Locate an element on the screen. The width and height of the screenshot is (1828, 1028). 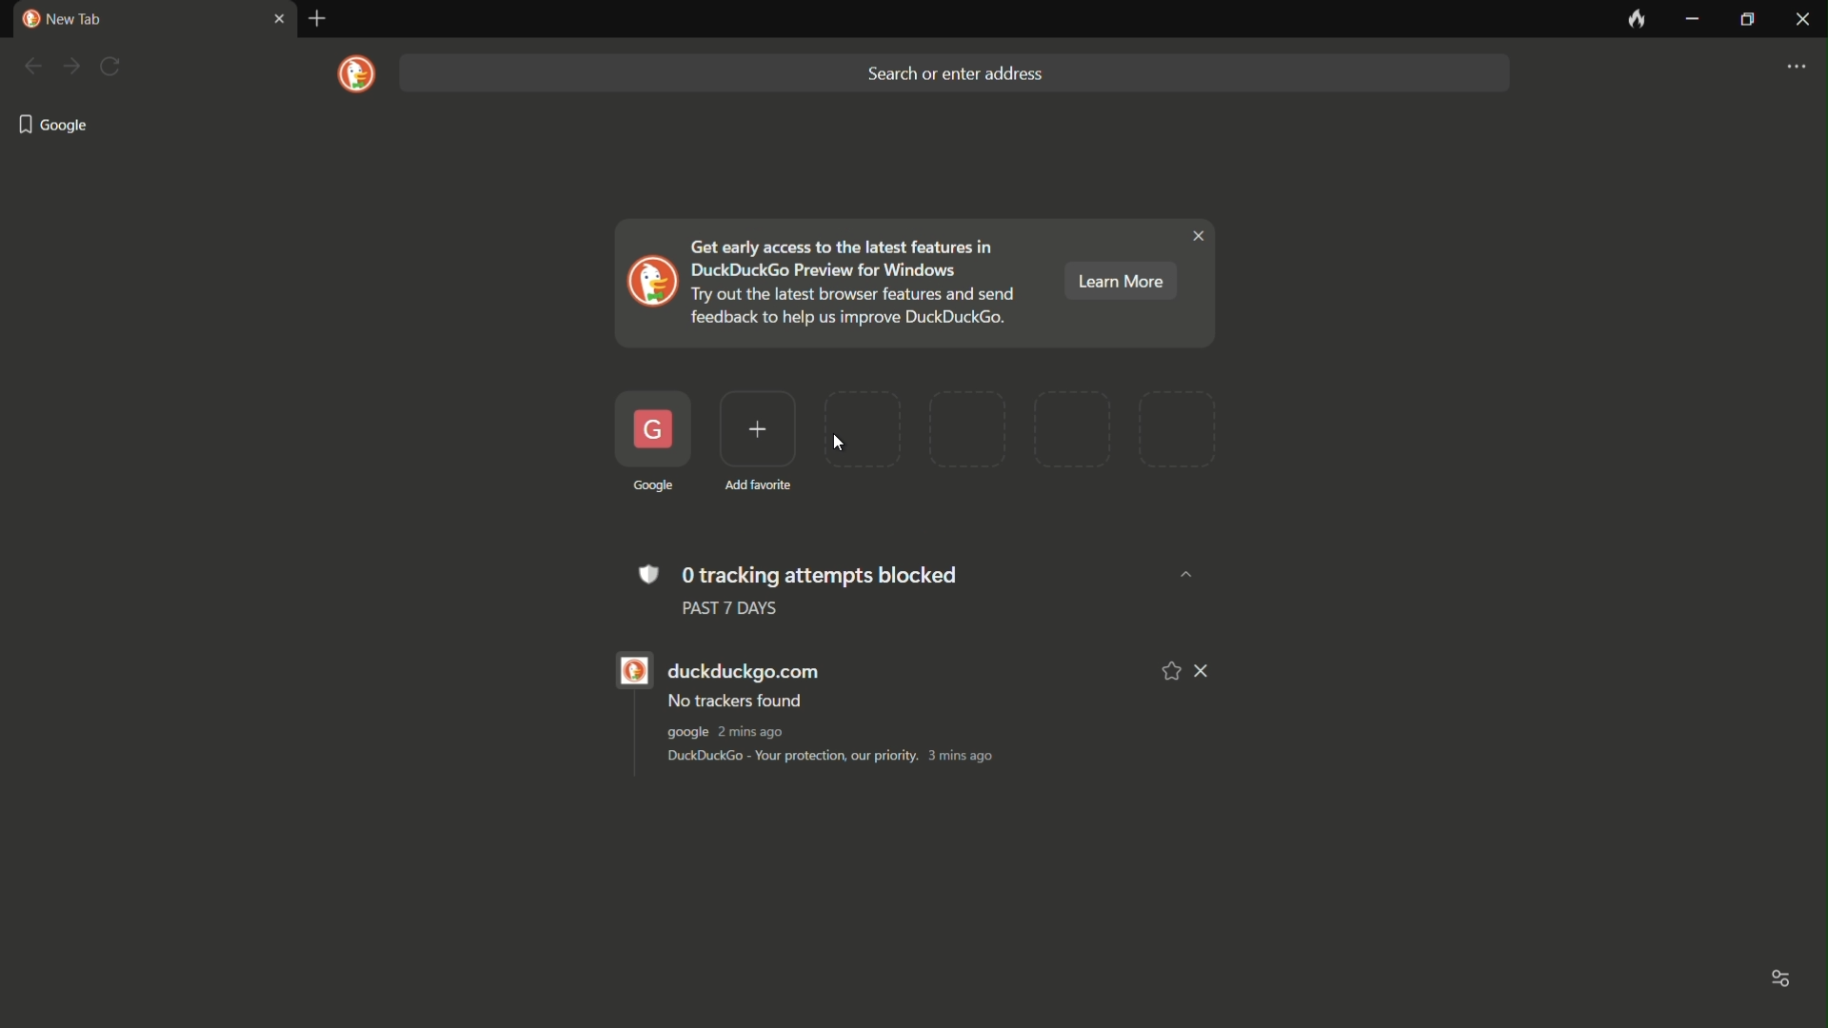
new tab is located at coordinates (62, 19).